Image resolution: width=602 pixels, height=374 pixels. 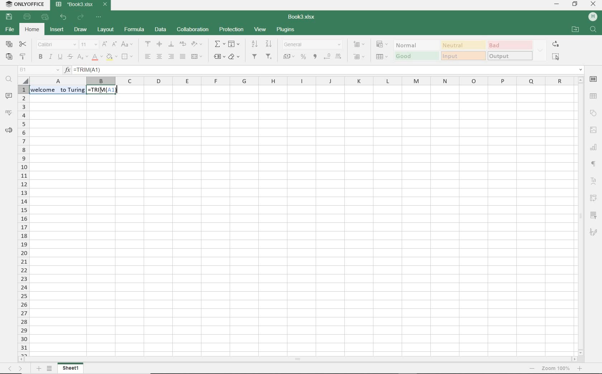 What do you see at coordinates (556, 57) in the screenshot?
I see `SELECT ALL` at bounding box center [556, 57].